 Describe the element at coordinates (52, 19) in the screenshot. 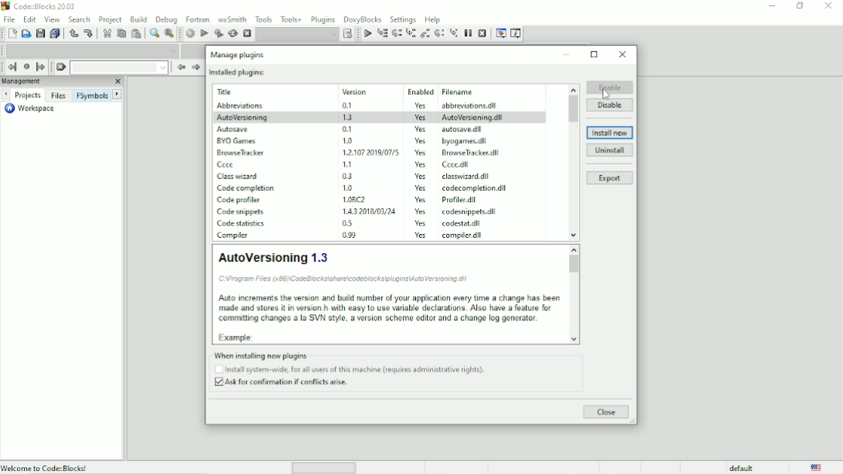

I see `View` at that location.